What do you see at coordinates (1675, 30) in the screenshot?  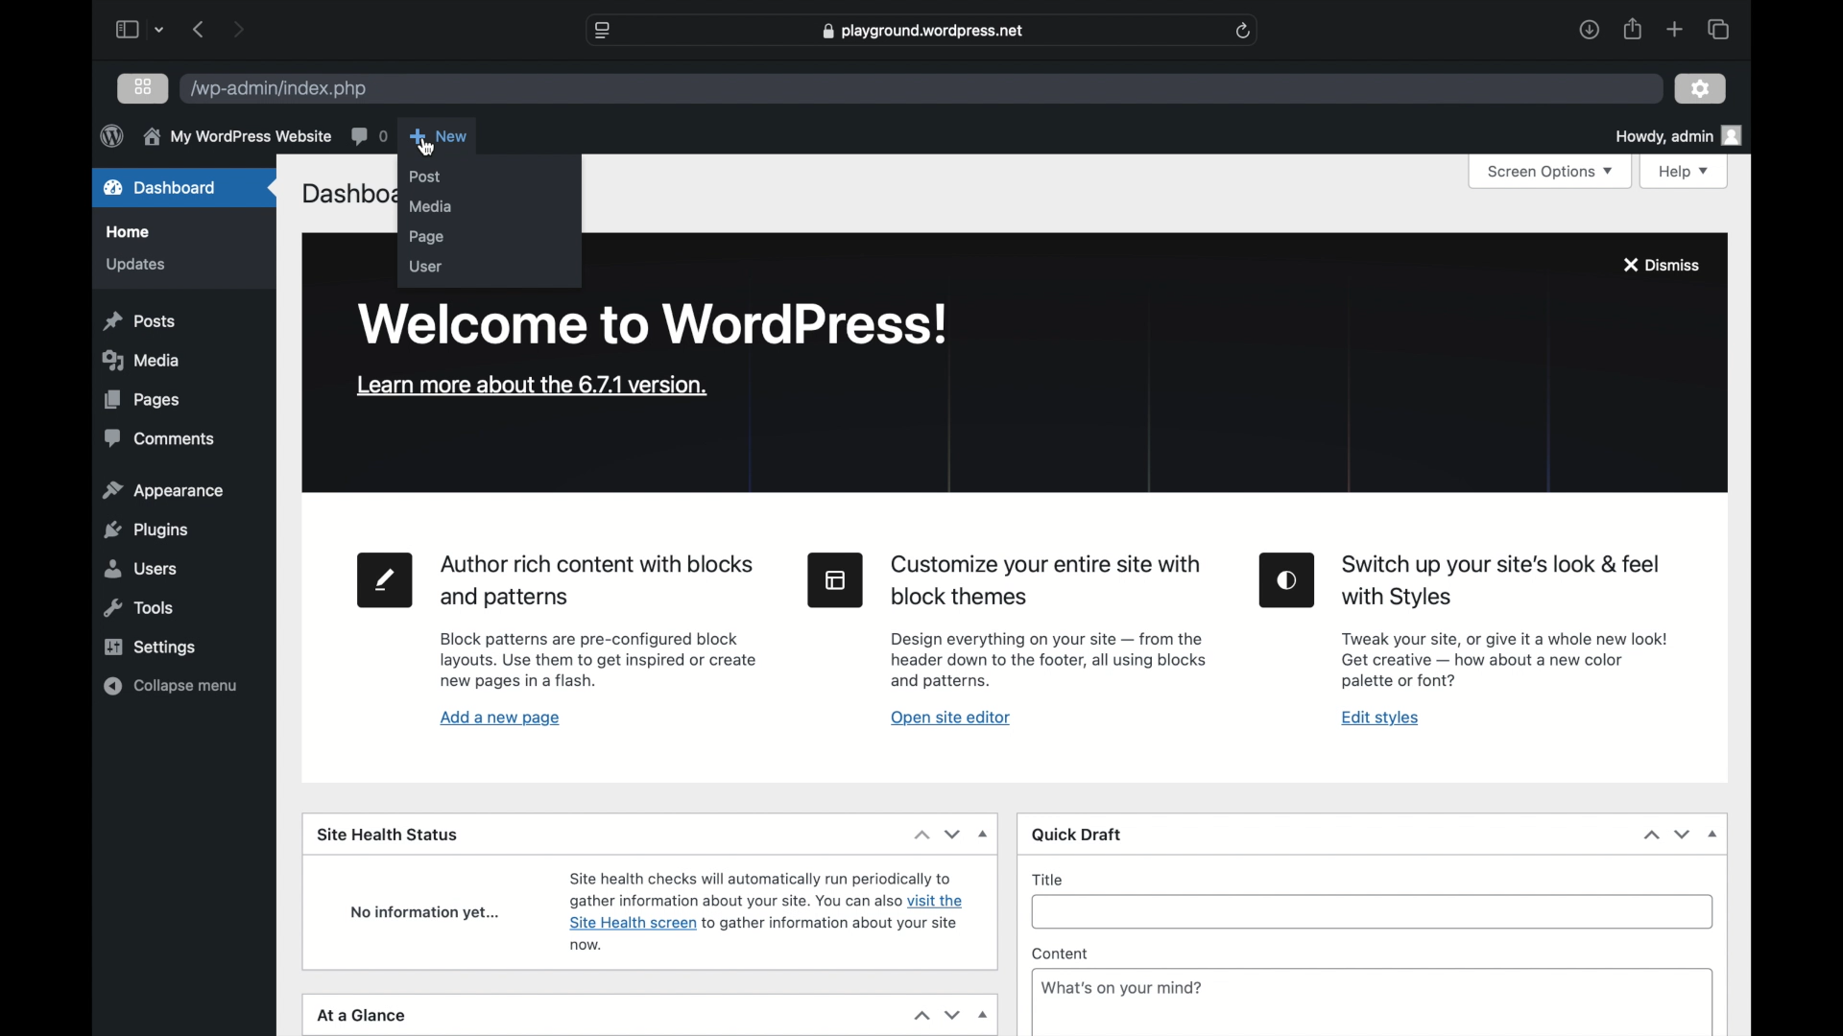 I see `new tab` at bounding box center [1675, 30].